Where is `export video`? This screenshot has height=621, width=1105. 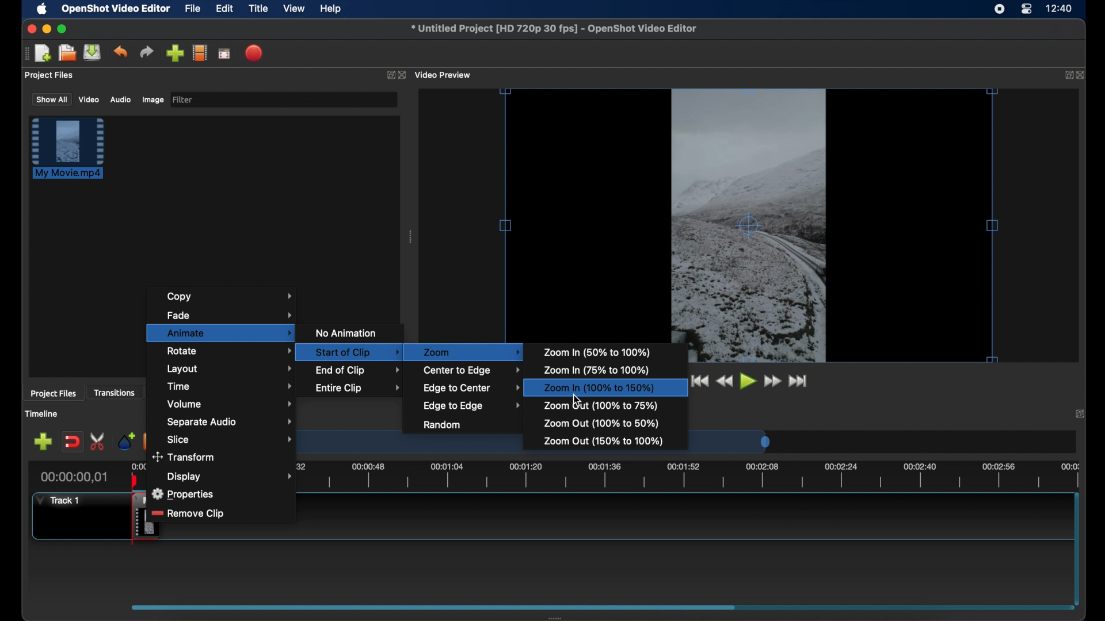
export video is located at coordinates (255, 53).